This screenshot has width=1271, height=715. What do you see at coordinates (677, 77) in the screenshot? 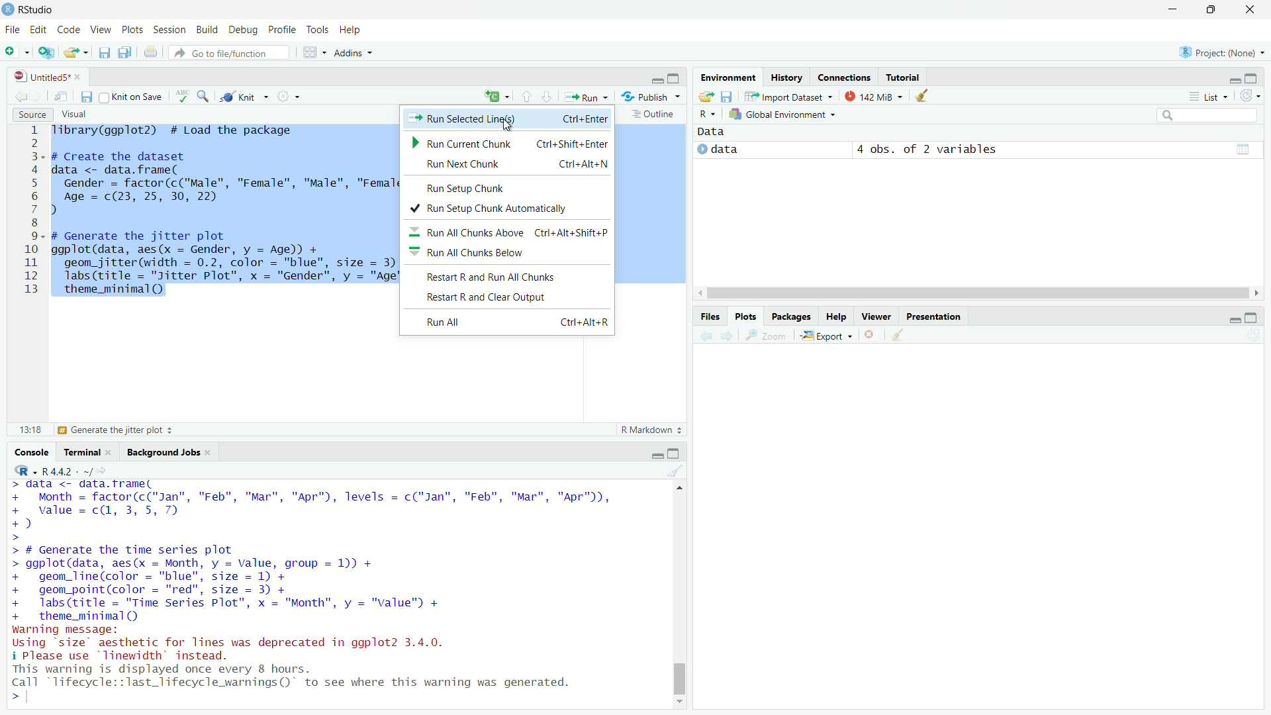
I see `maximize` at bounding box center [677, 77].